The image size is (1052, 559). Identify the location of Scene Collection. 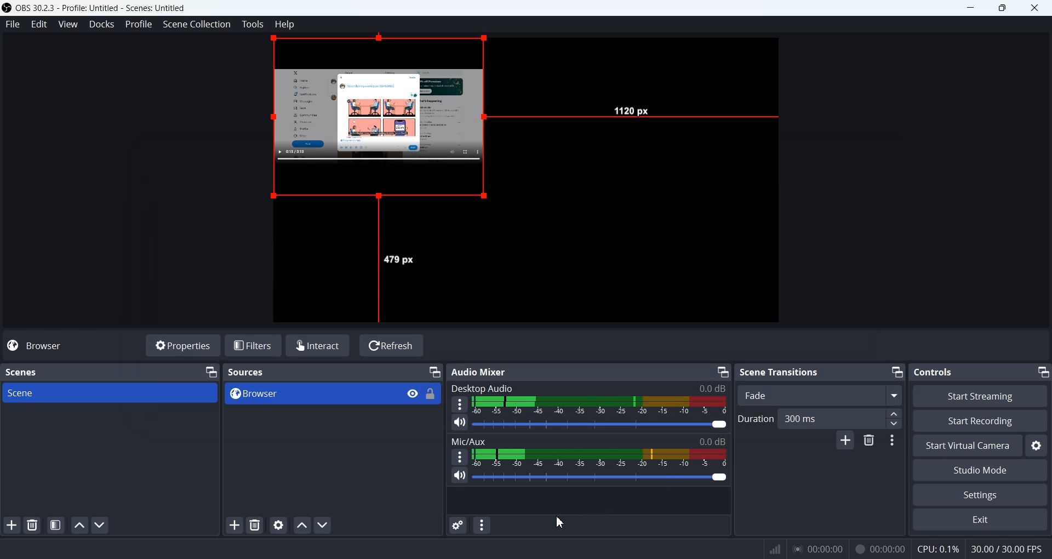
(197, 25).